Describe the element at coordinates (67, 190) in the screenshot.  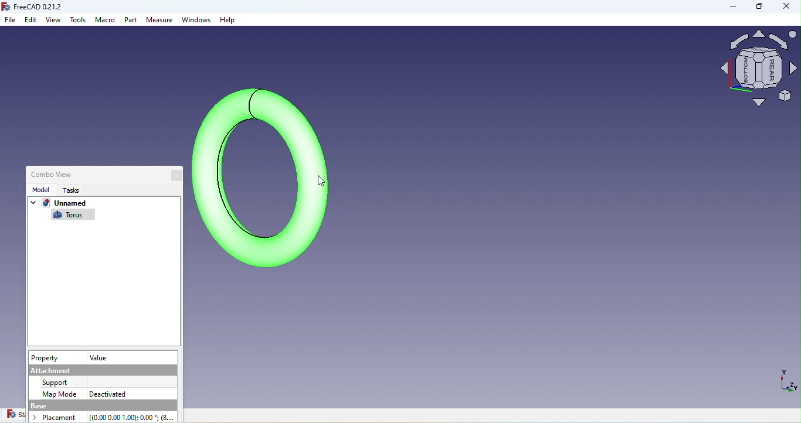
I see `Tasks` at that location.